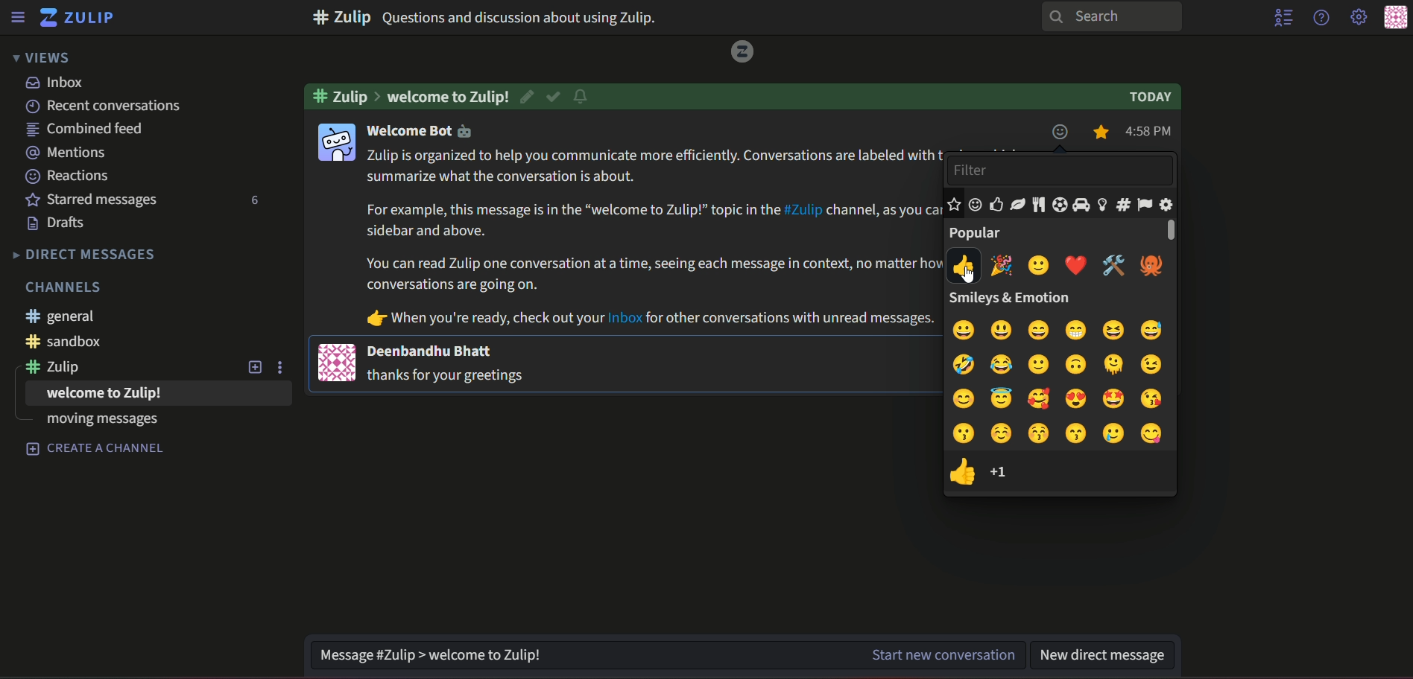 The height and width of the screenshot is (679, 1413). What do you see at coordinates (1105, 132) in the screenshot?
I see `bookmark` at bounding box center [1105, 132].